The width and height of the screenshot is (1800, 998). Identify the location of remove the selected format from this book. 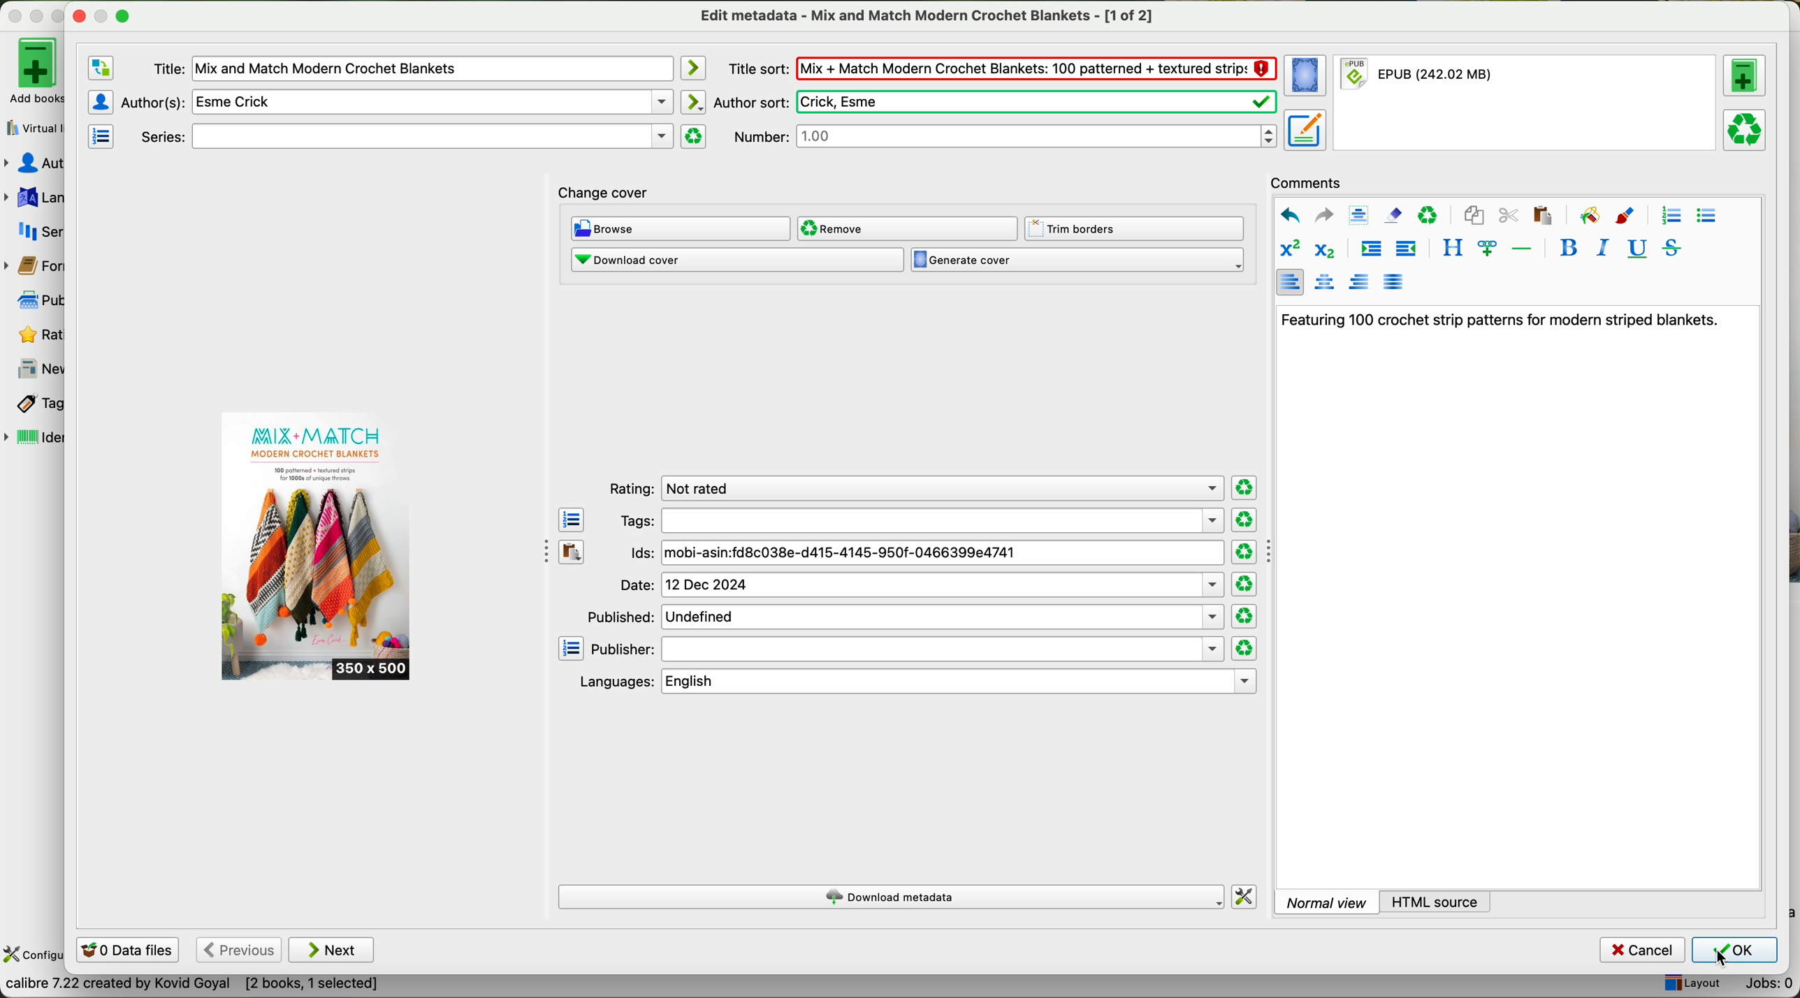
(1747, 129).